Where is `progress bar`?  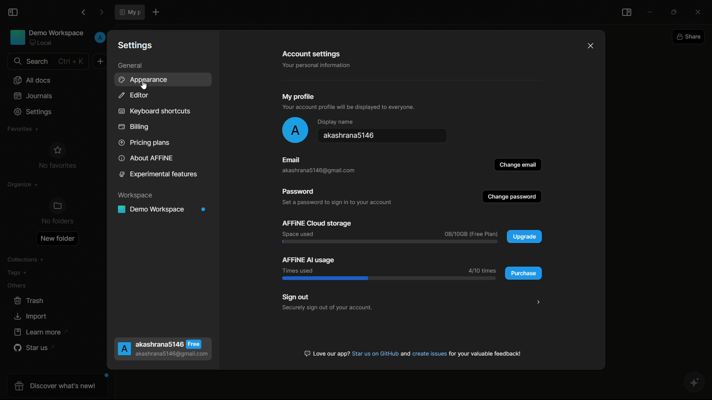
progress bar is located at coordinates (389, 242).